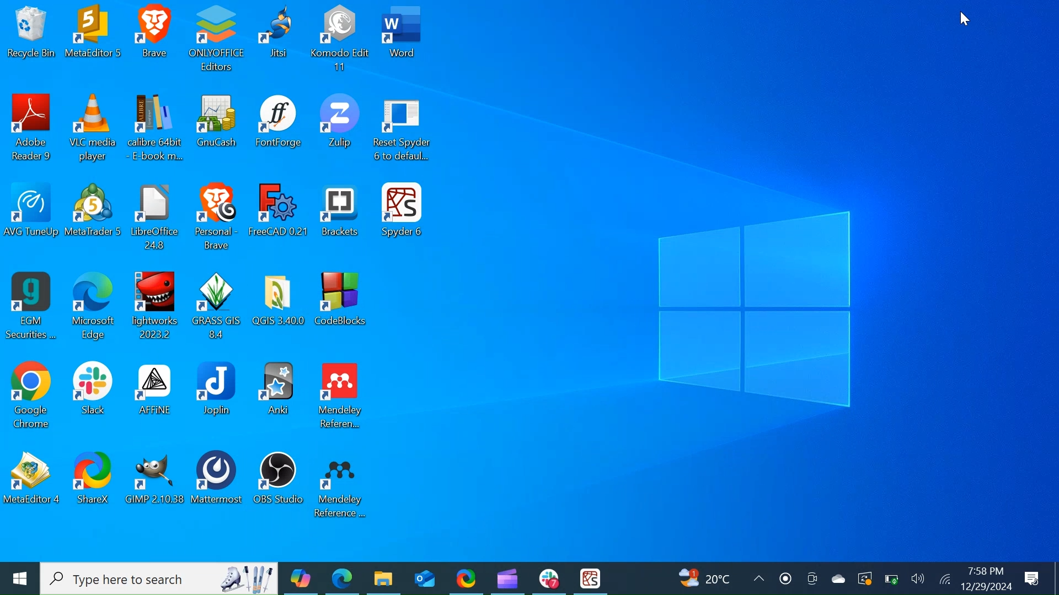 The height and width of the screenshot is (595, 1059). Describe the element at coordinates (157, 482) in the screenshot. I see `GIMP Desktop icon` at that location.